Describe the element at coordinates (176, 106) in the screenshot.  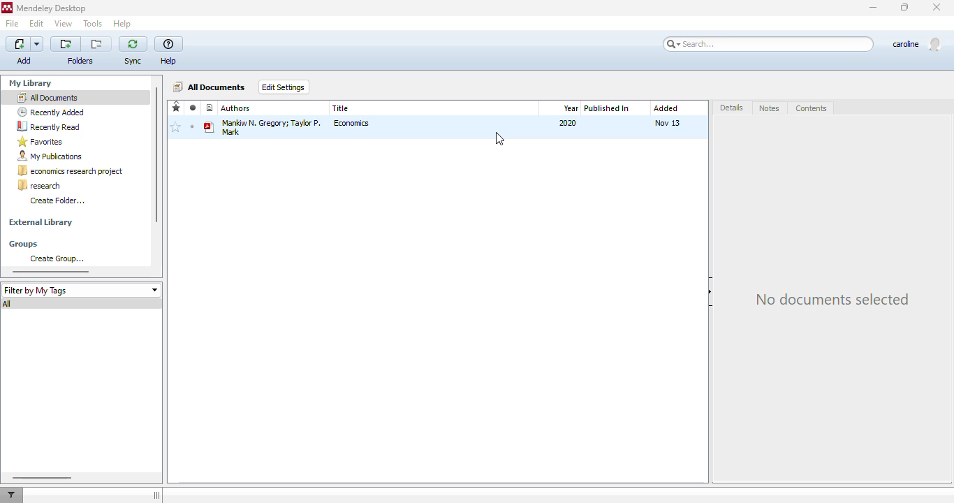
I see `favorites` at that location.